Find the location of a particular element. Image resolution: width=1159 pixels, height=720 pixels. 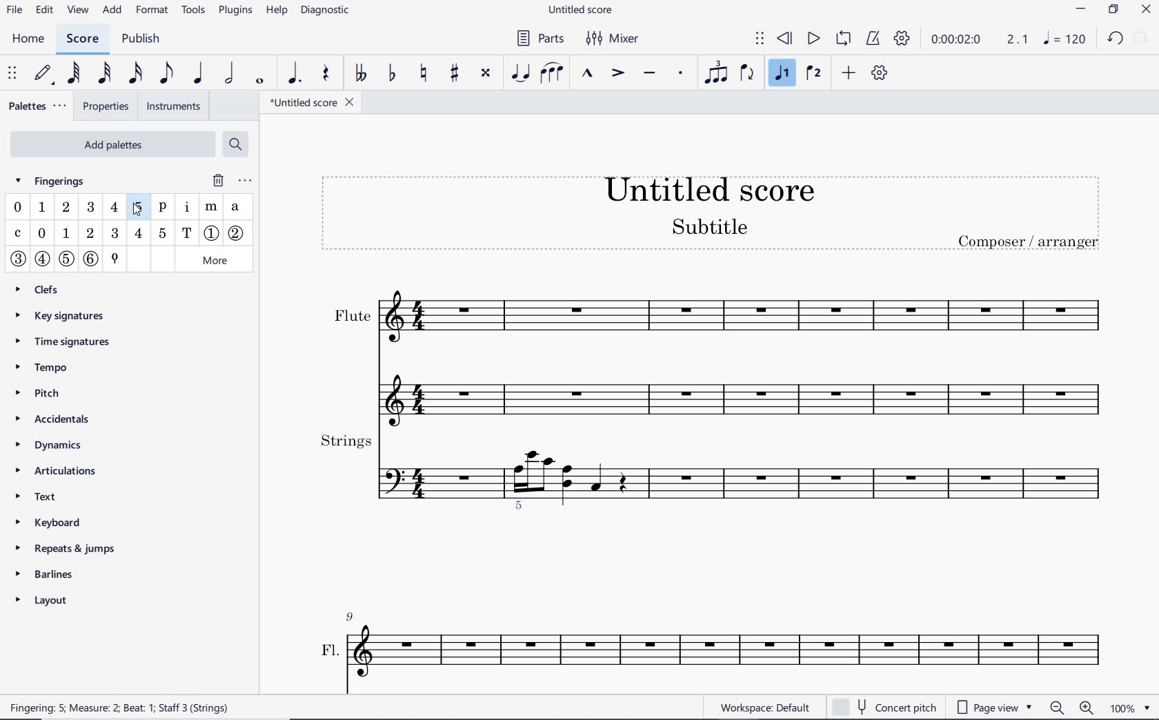

REDO is located at coordinates (1140, 39).